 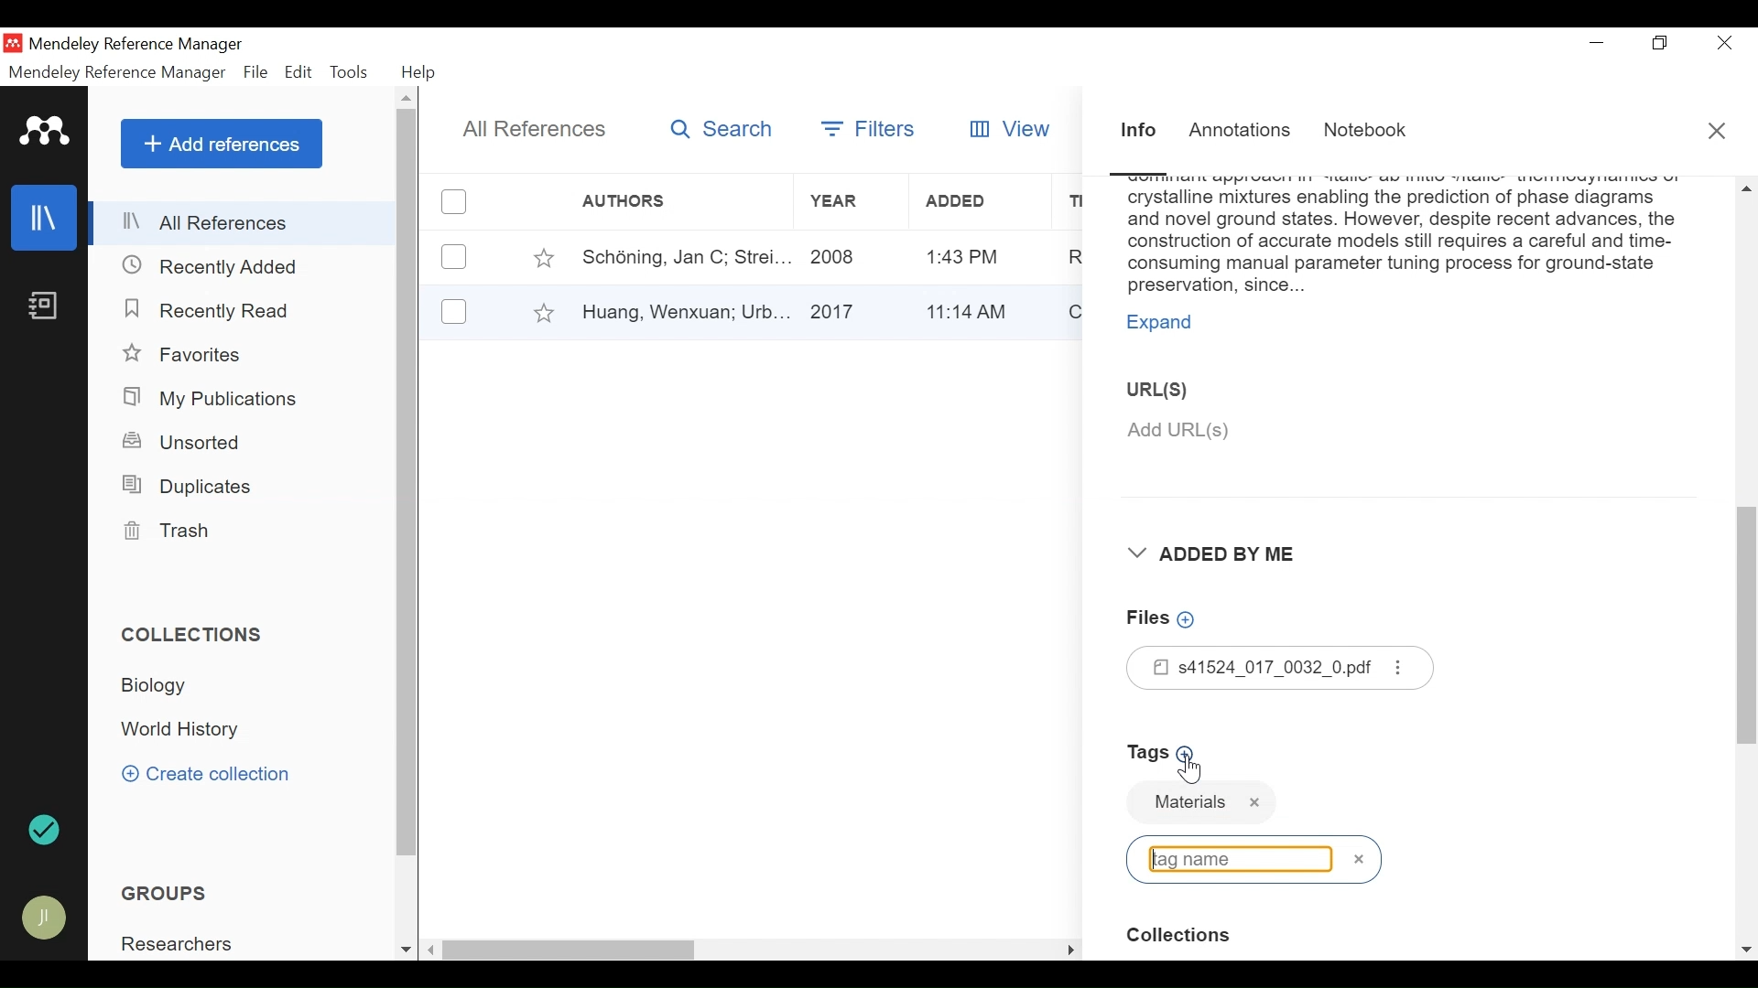 I want to click on Cursor, so click(x=1188, y=768).